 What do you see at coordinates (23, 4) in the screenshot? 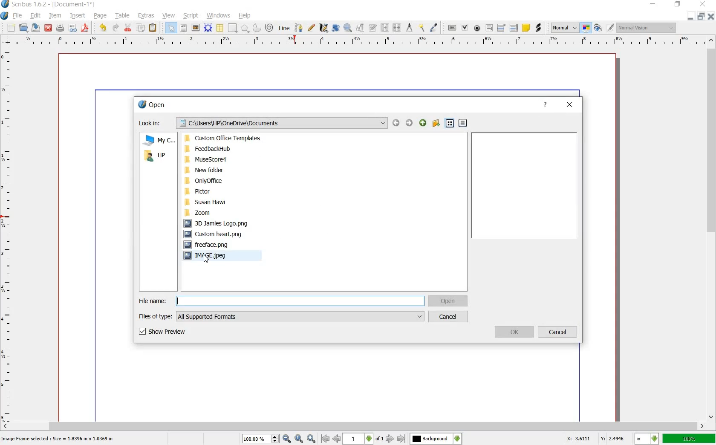
I see `Scribus 1.6.2` at bounding box center [23, 4].